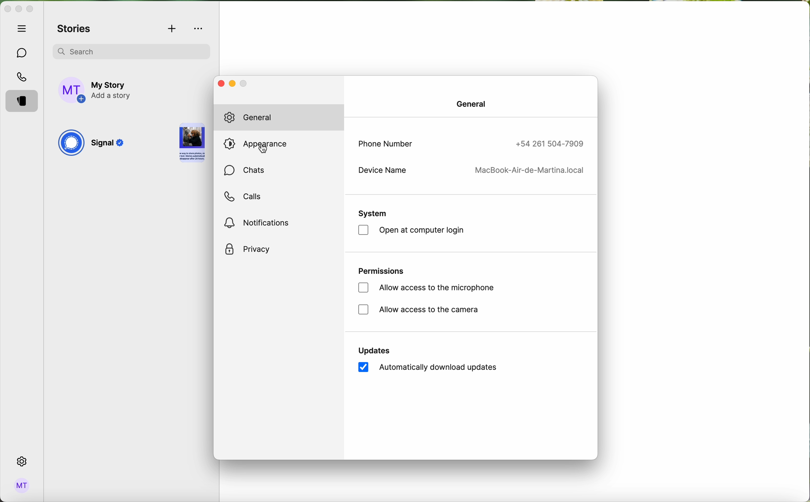 Image resolution: width=810 pixels, height=502 pixels. Describe the element at coordinates (259, 222) in the screenshot. I see `notifications` at that location.